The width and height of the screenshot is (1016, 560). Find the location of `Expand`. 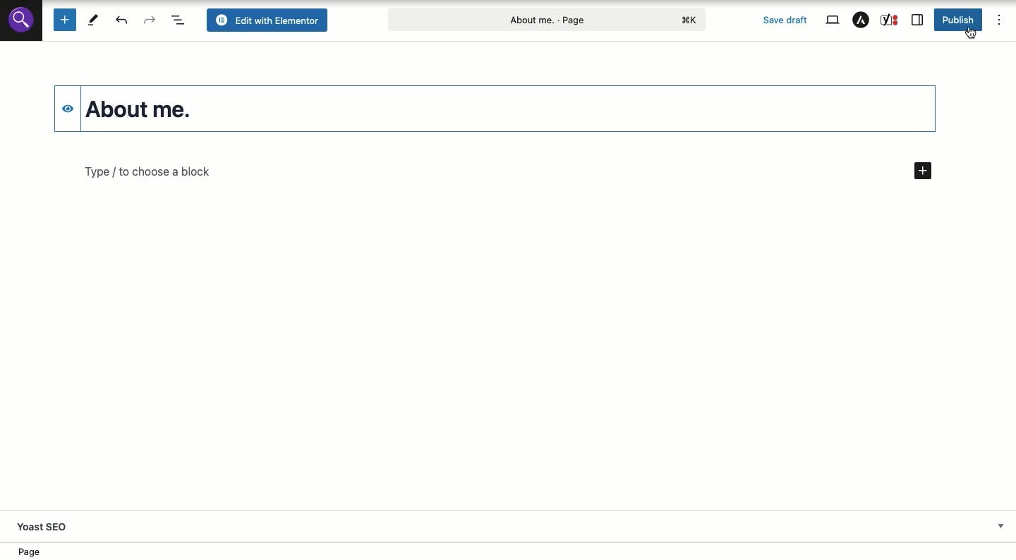

Expand is located at coordinates (1000, 525).